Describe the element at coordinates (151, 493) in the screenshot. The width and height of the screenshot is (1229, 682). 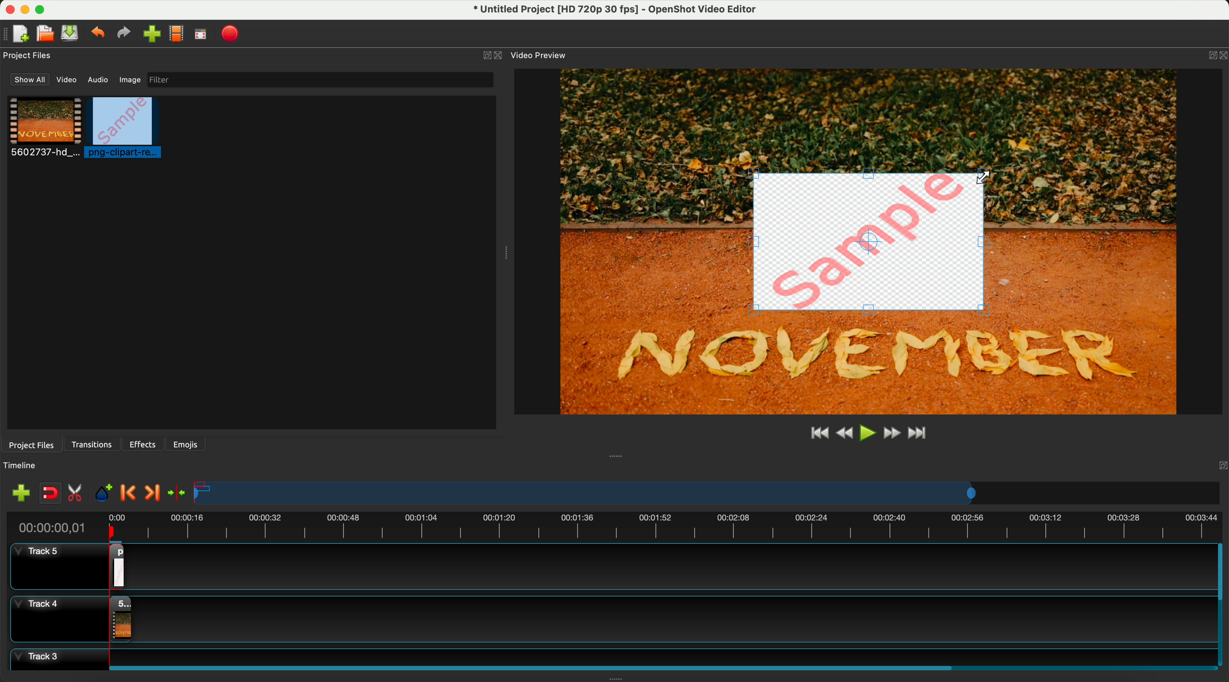
I see `next marker` at that location.